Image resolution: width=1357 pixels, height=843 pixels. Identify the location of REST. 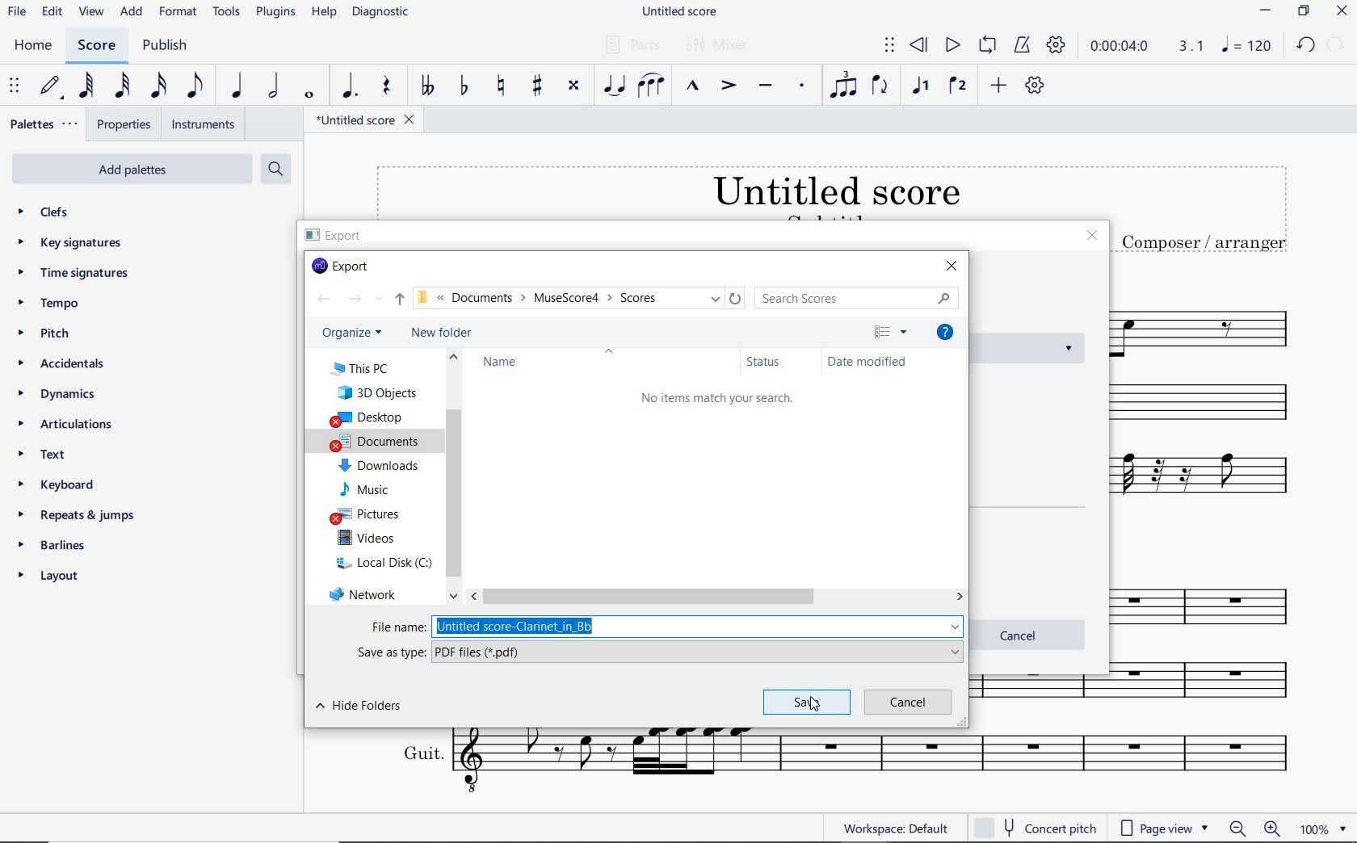
(385, 86).